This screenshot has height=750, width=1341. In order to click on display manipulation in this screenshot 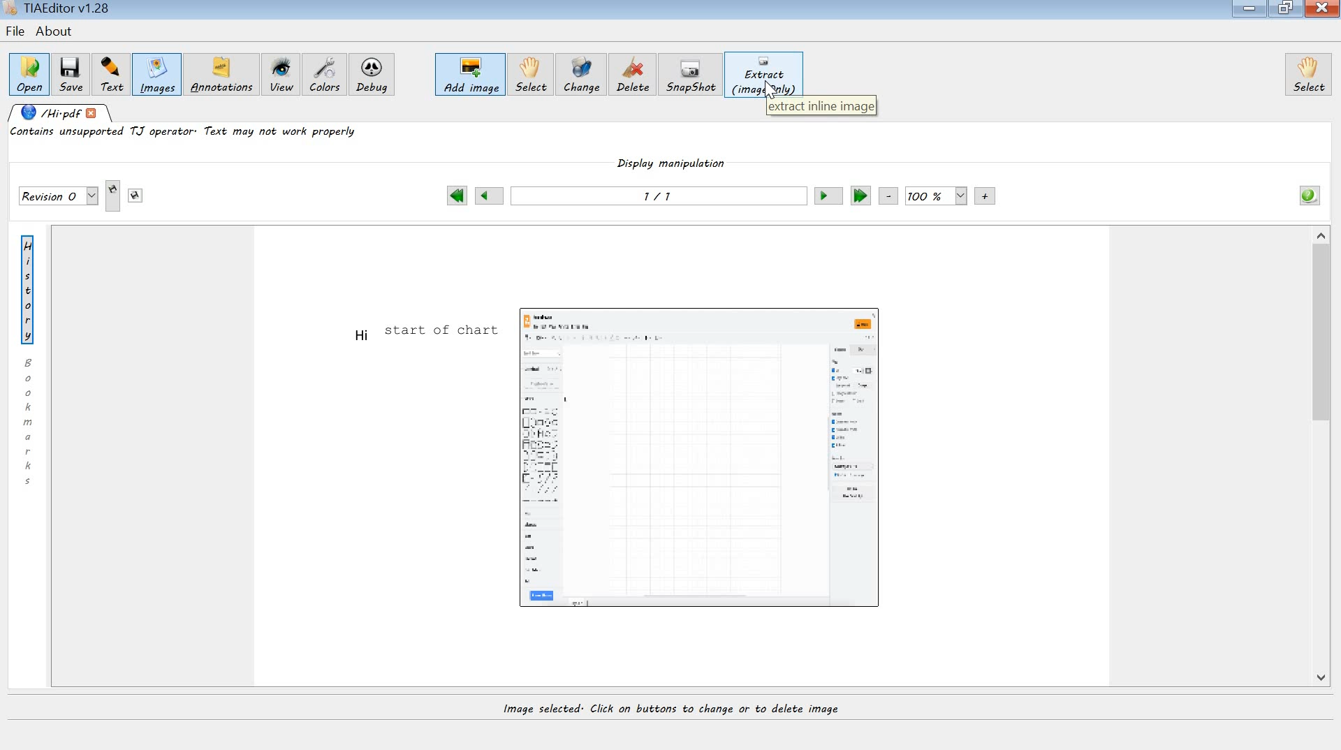, I will do `click(673, 168)`.